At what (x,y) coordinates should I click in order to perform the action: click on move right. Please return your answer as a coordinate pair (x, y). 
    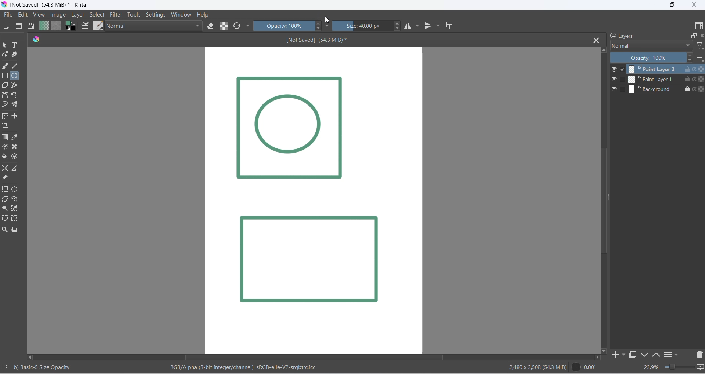
    Looking at the image, I should click on (597, 358).